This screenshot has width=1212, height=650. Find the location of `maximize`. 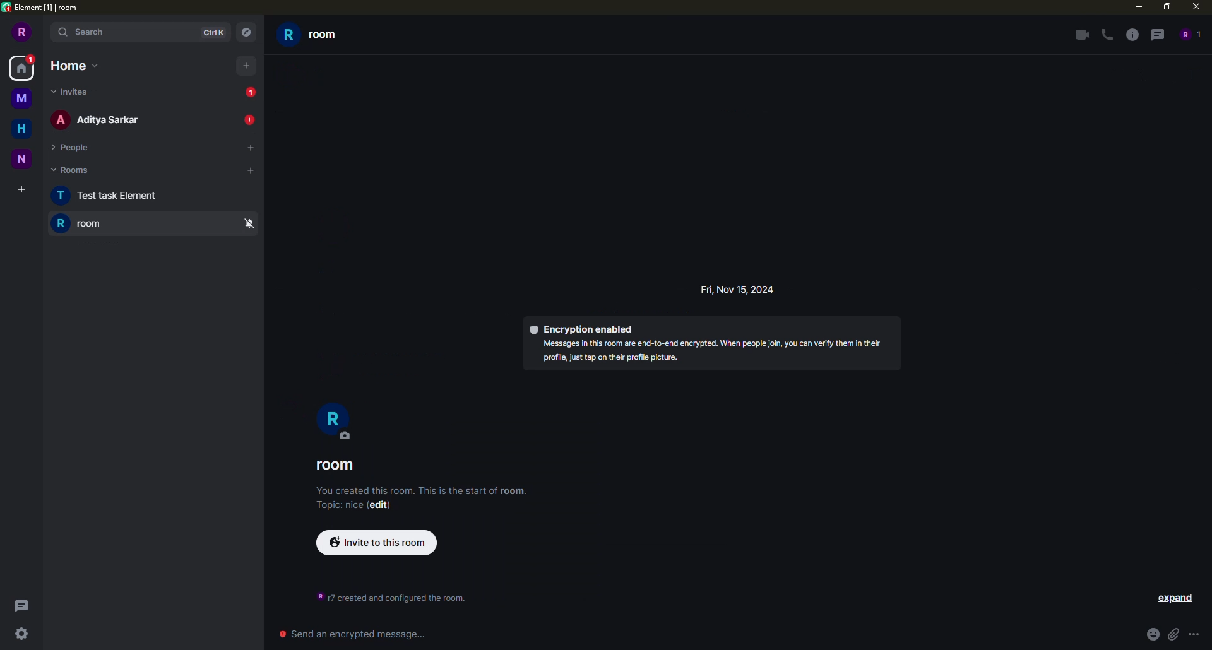

maximize is located at coordinates (1167, 6).